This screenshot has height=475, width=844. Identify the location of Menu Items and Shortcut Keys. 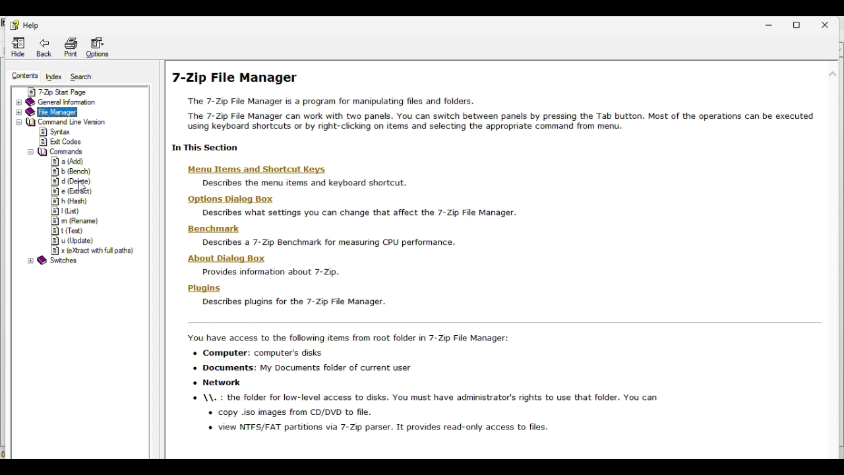
(251, 170).